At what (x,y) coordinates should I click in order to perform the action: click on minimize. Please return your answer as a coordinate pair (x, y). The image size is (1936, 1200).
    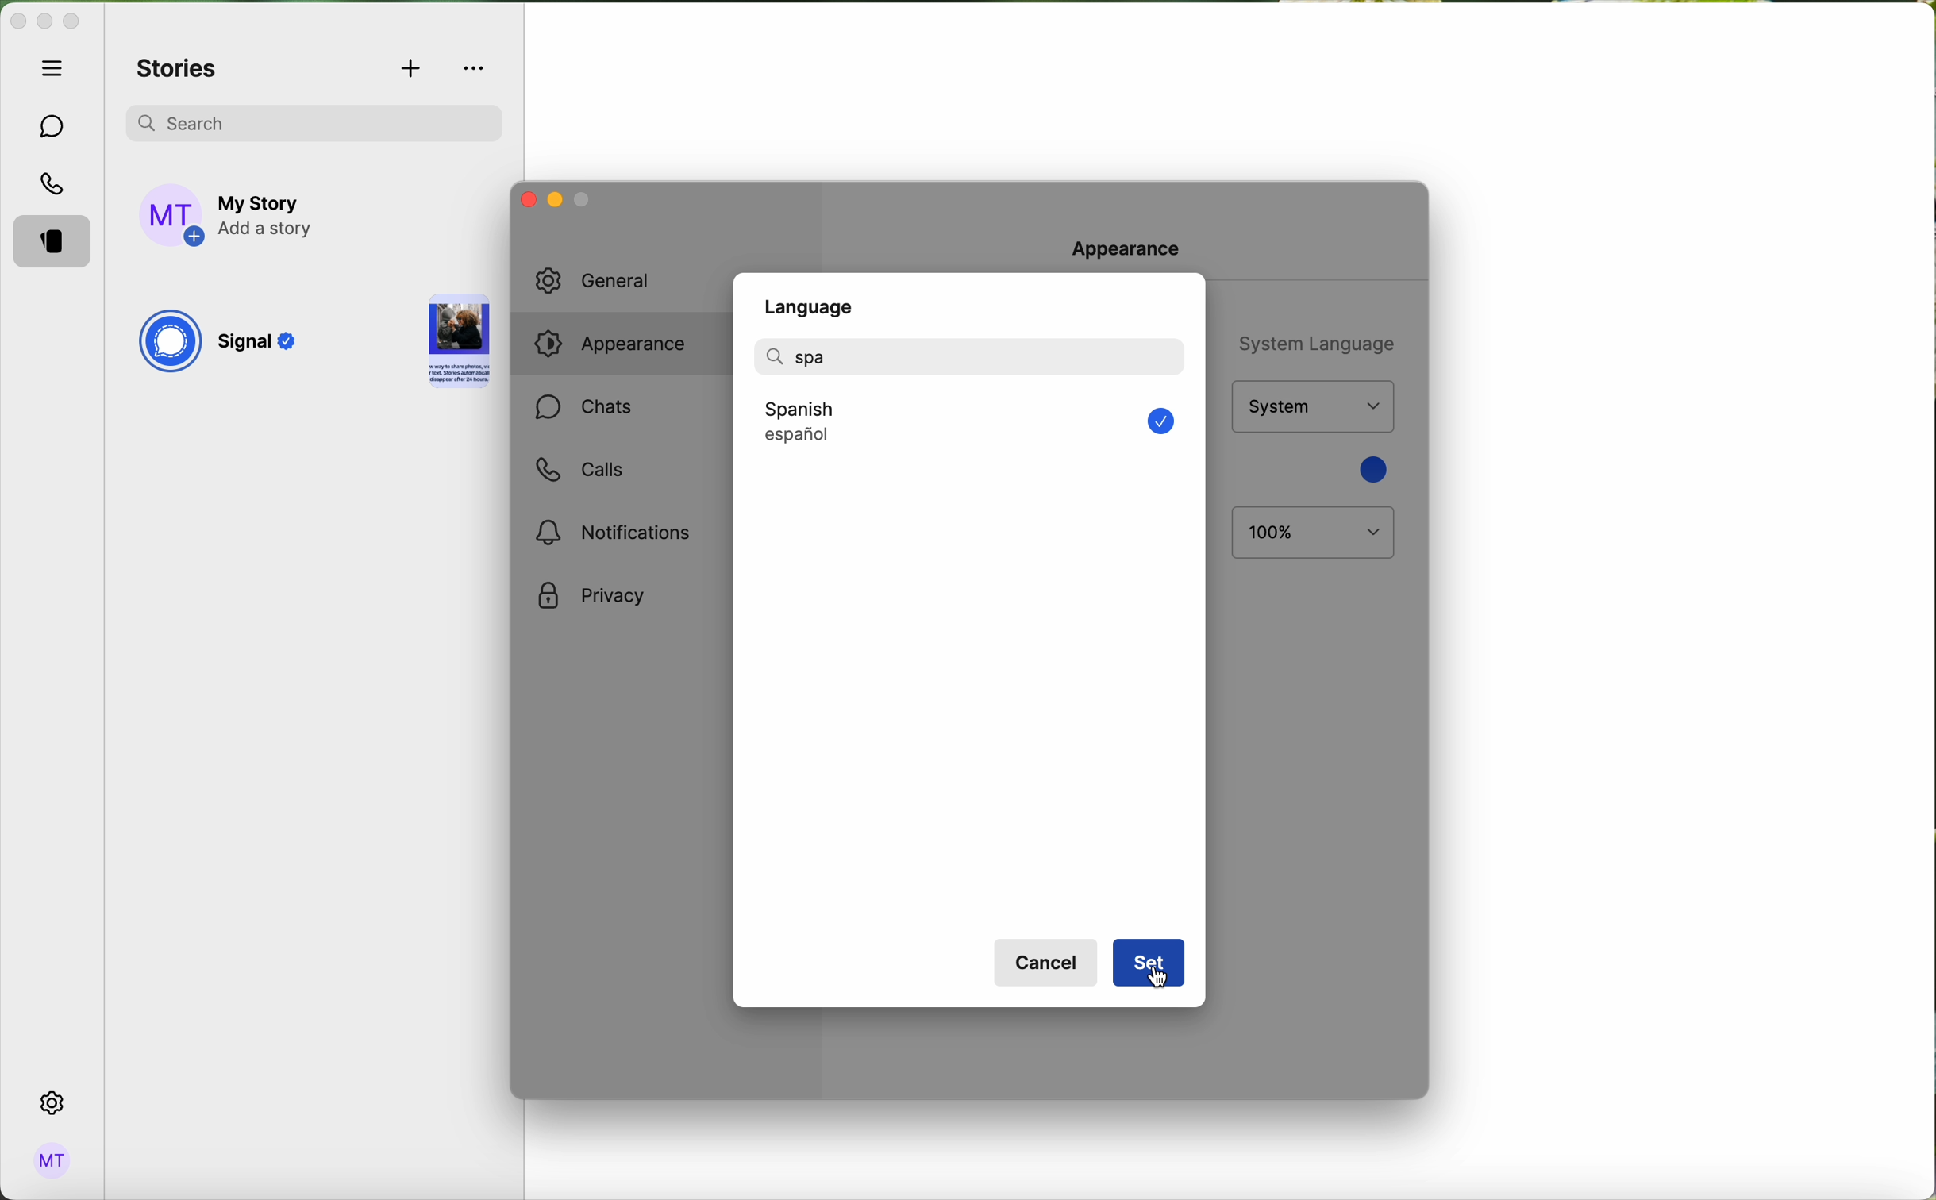
    Looking at the image, I should click on (552, 202).